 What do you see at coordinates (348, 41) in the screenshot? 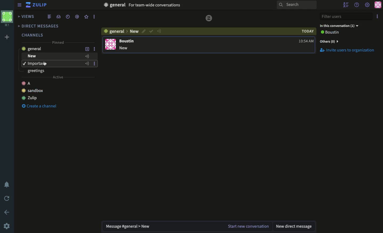
I see `Invites users to organization` at bounding box center [348, 41].